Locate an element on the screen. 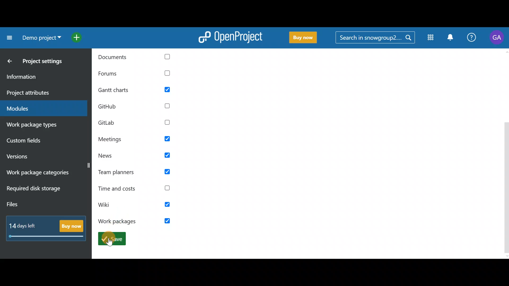 The image size is (509, 286). Account name is located at coordinates (496, 39).